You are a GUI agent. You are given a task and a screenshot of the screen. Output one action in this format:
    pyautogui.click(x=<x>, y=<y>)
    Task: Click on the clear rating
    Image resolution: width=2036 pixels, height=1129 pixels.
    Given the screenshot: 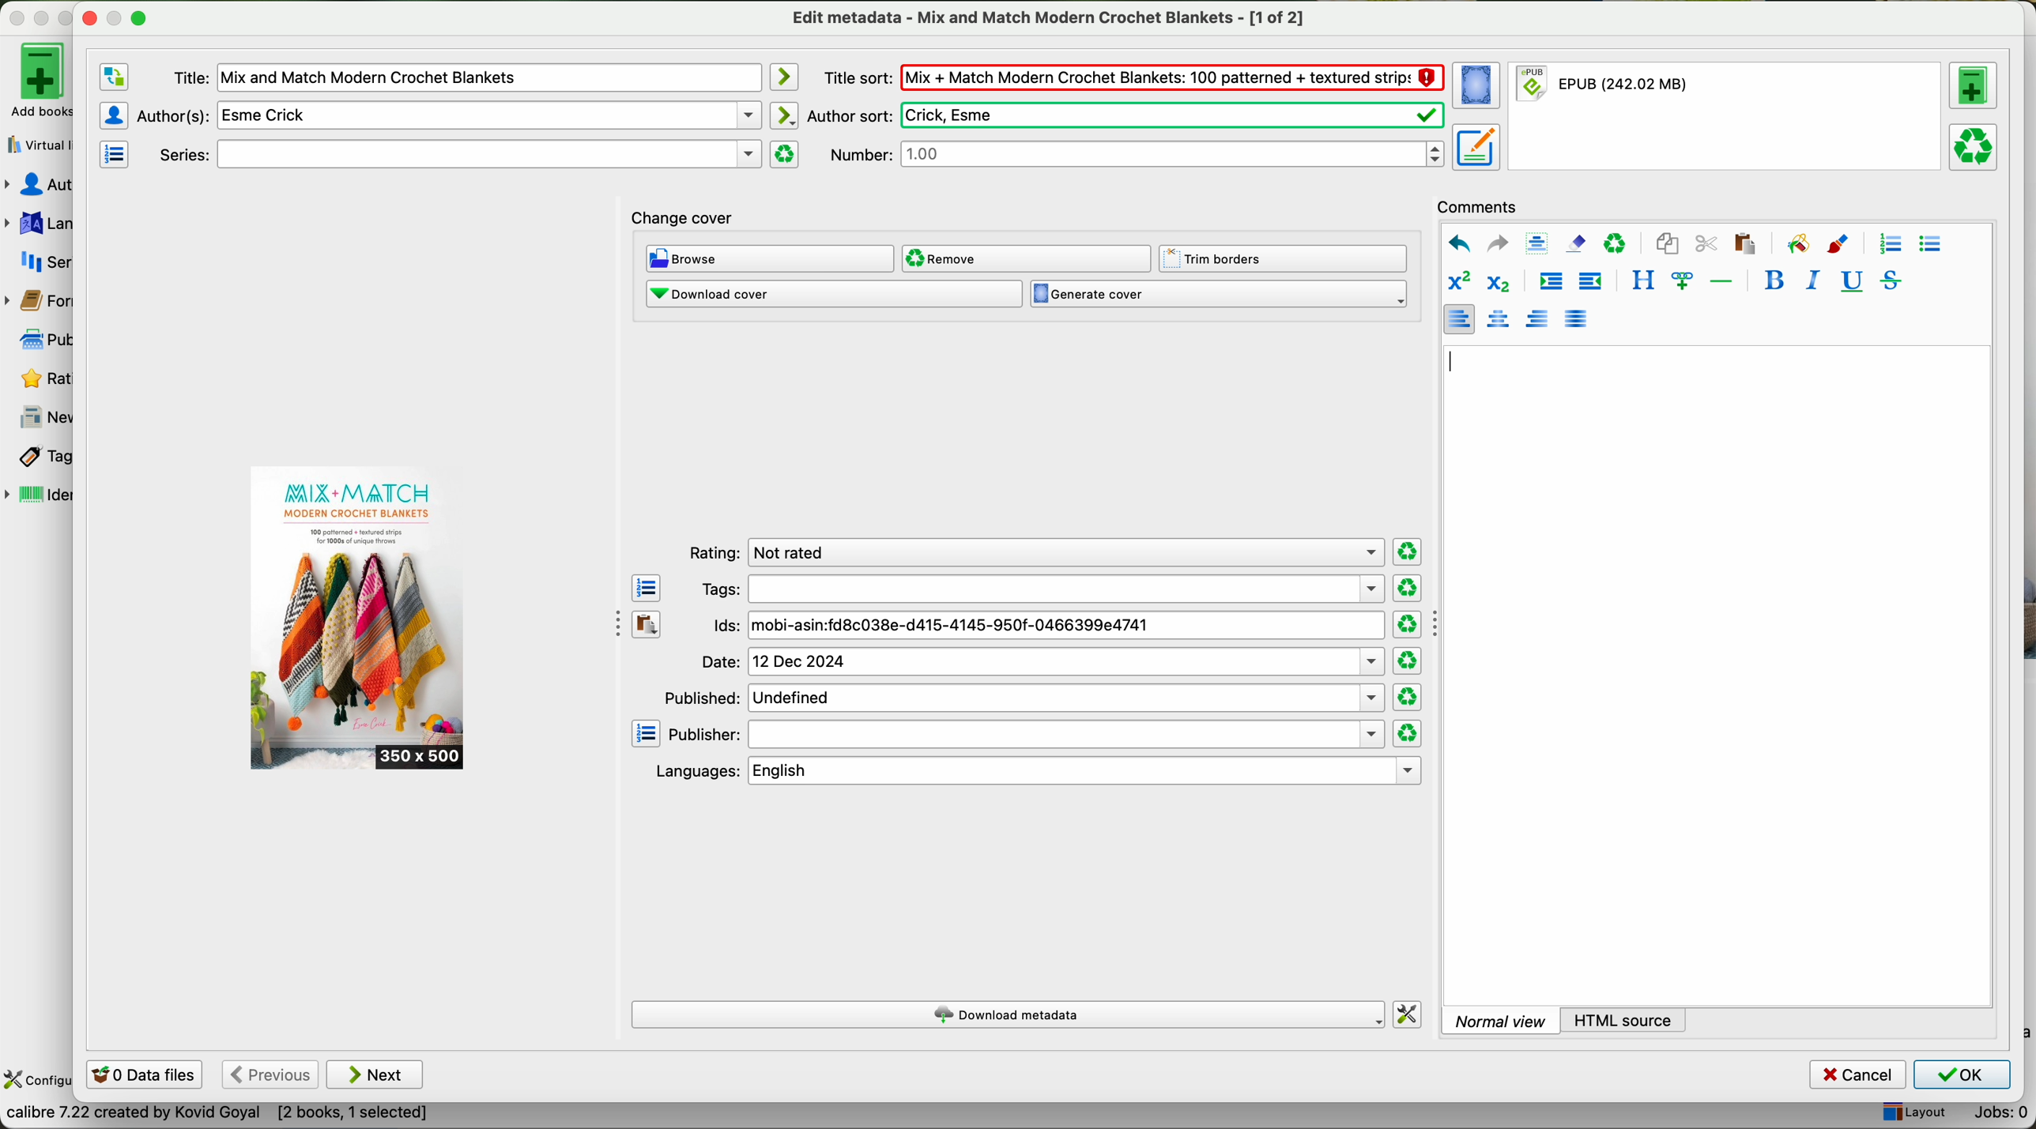 What is the action you would take?
    pyautogui.click(x=1408, y=552)
    